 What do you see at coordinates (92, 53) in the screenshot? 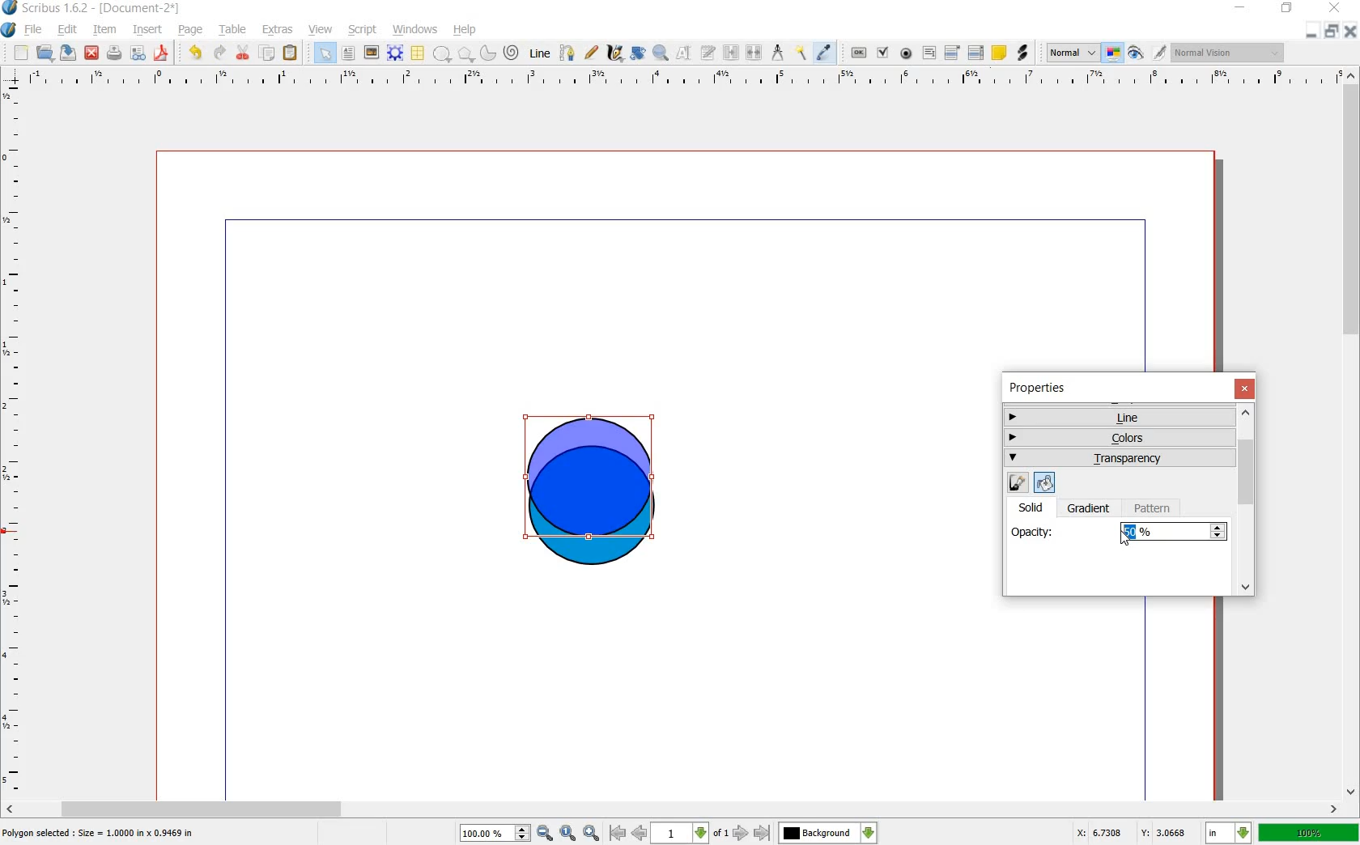
I see `close` at bounding box center [92, 53].